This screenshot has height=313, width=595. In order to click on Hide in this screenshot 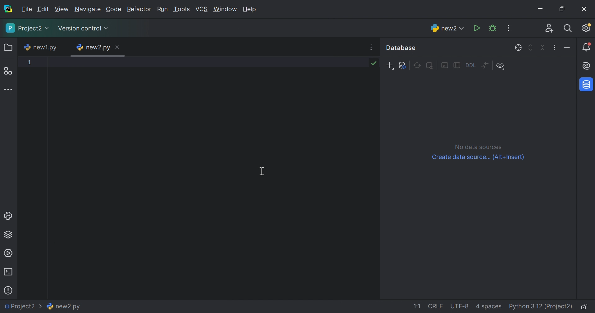, I will do `click(506, 48)`.